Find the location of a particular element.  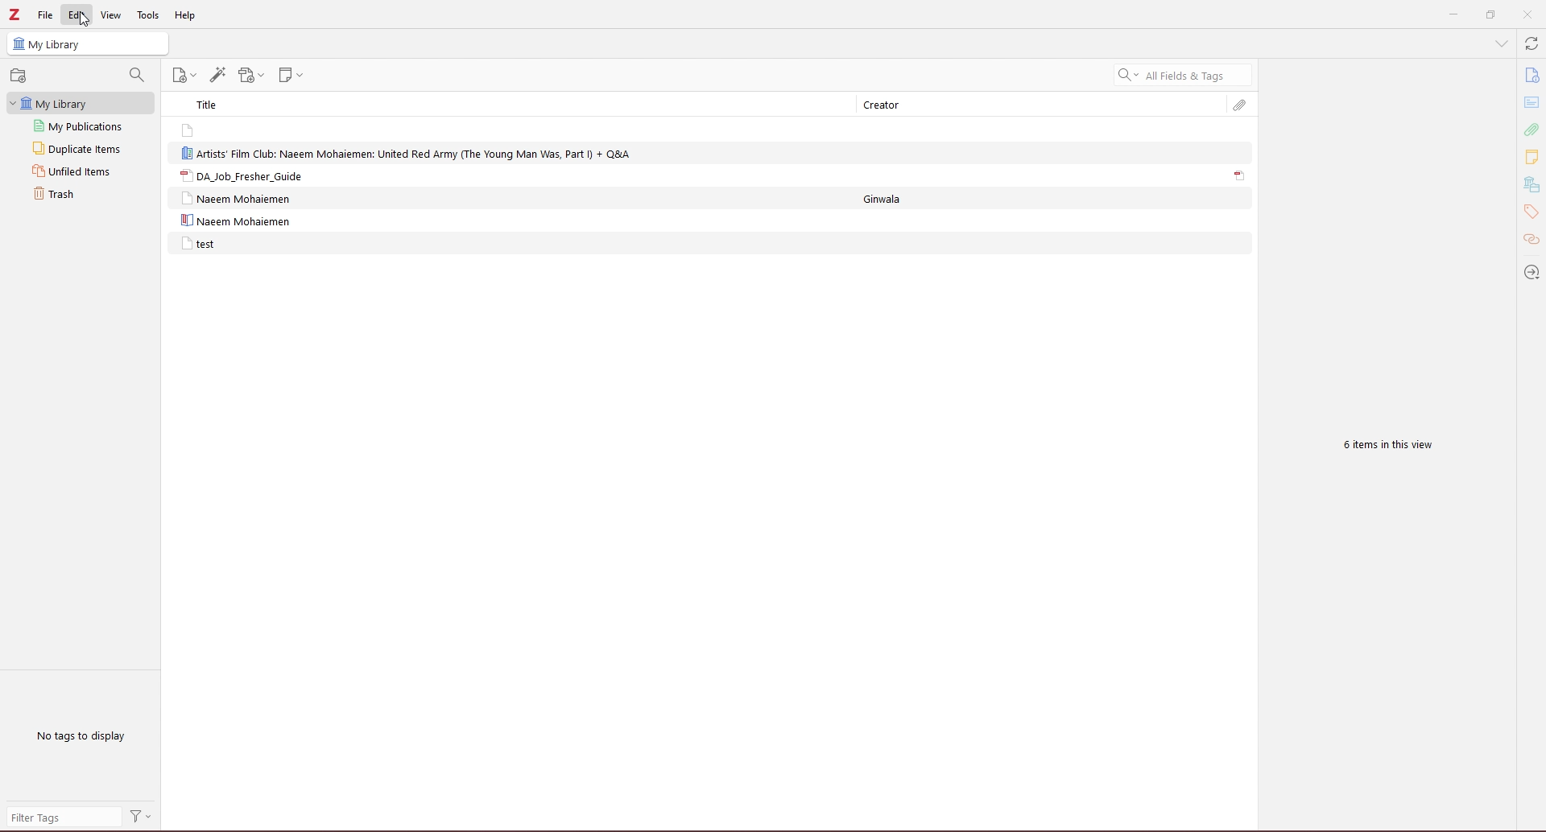

locate is located at coordinates (1530, 272).